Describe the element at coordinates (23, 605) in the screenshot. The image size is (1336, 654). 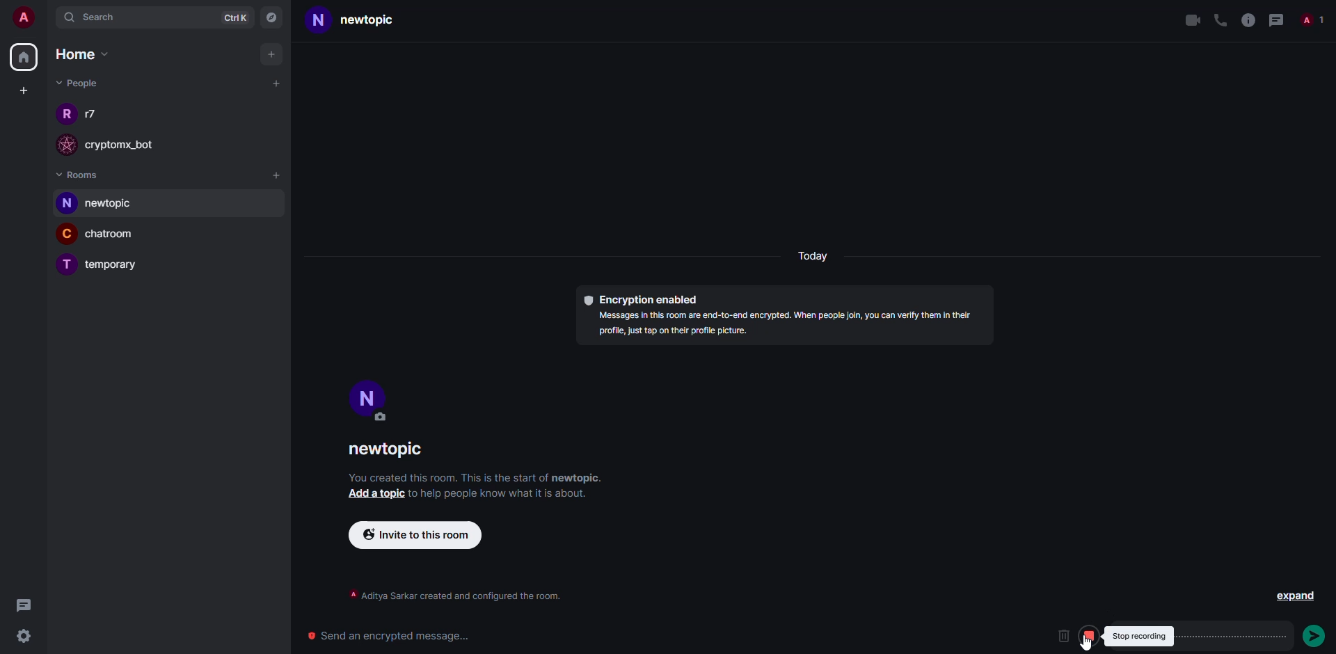
I see `threads` at that location.